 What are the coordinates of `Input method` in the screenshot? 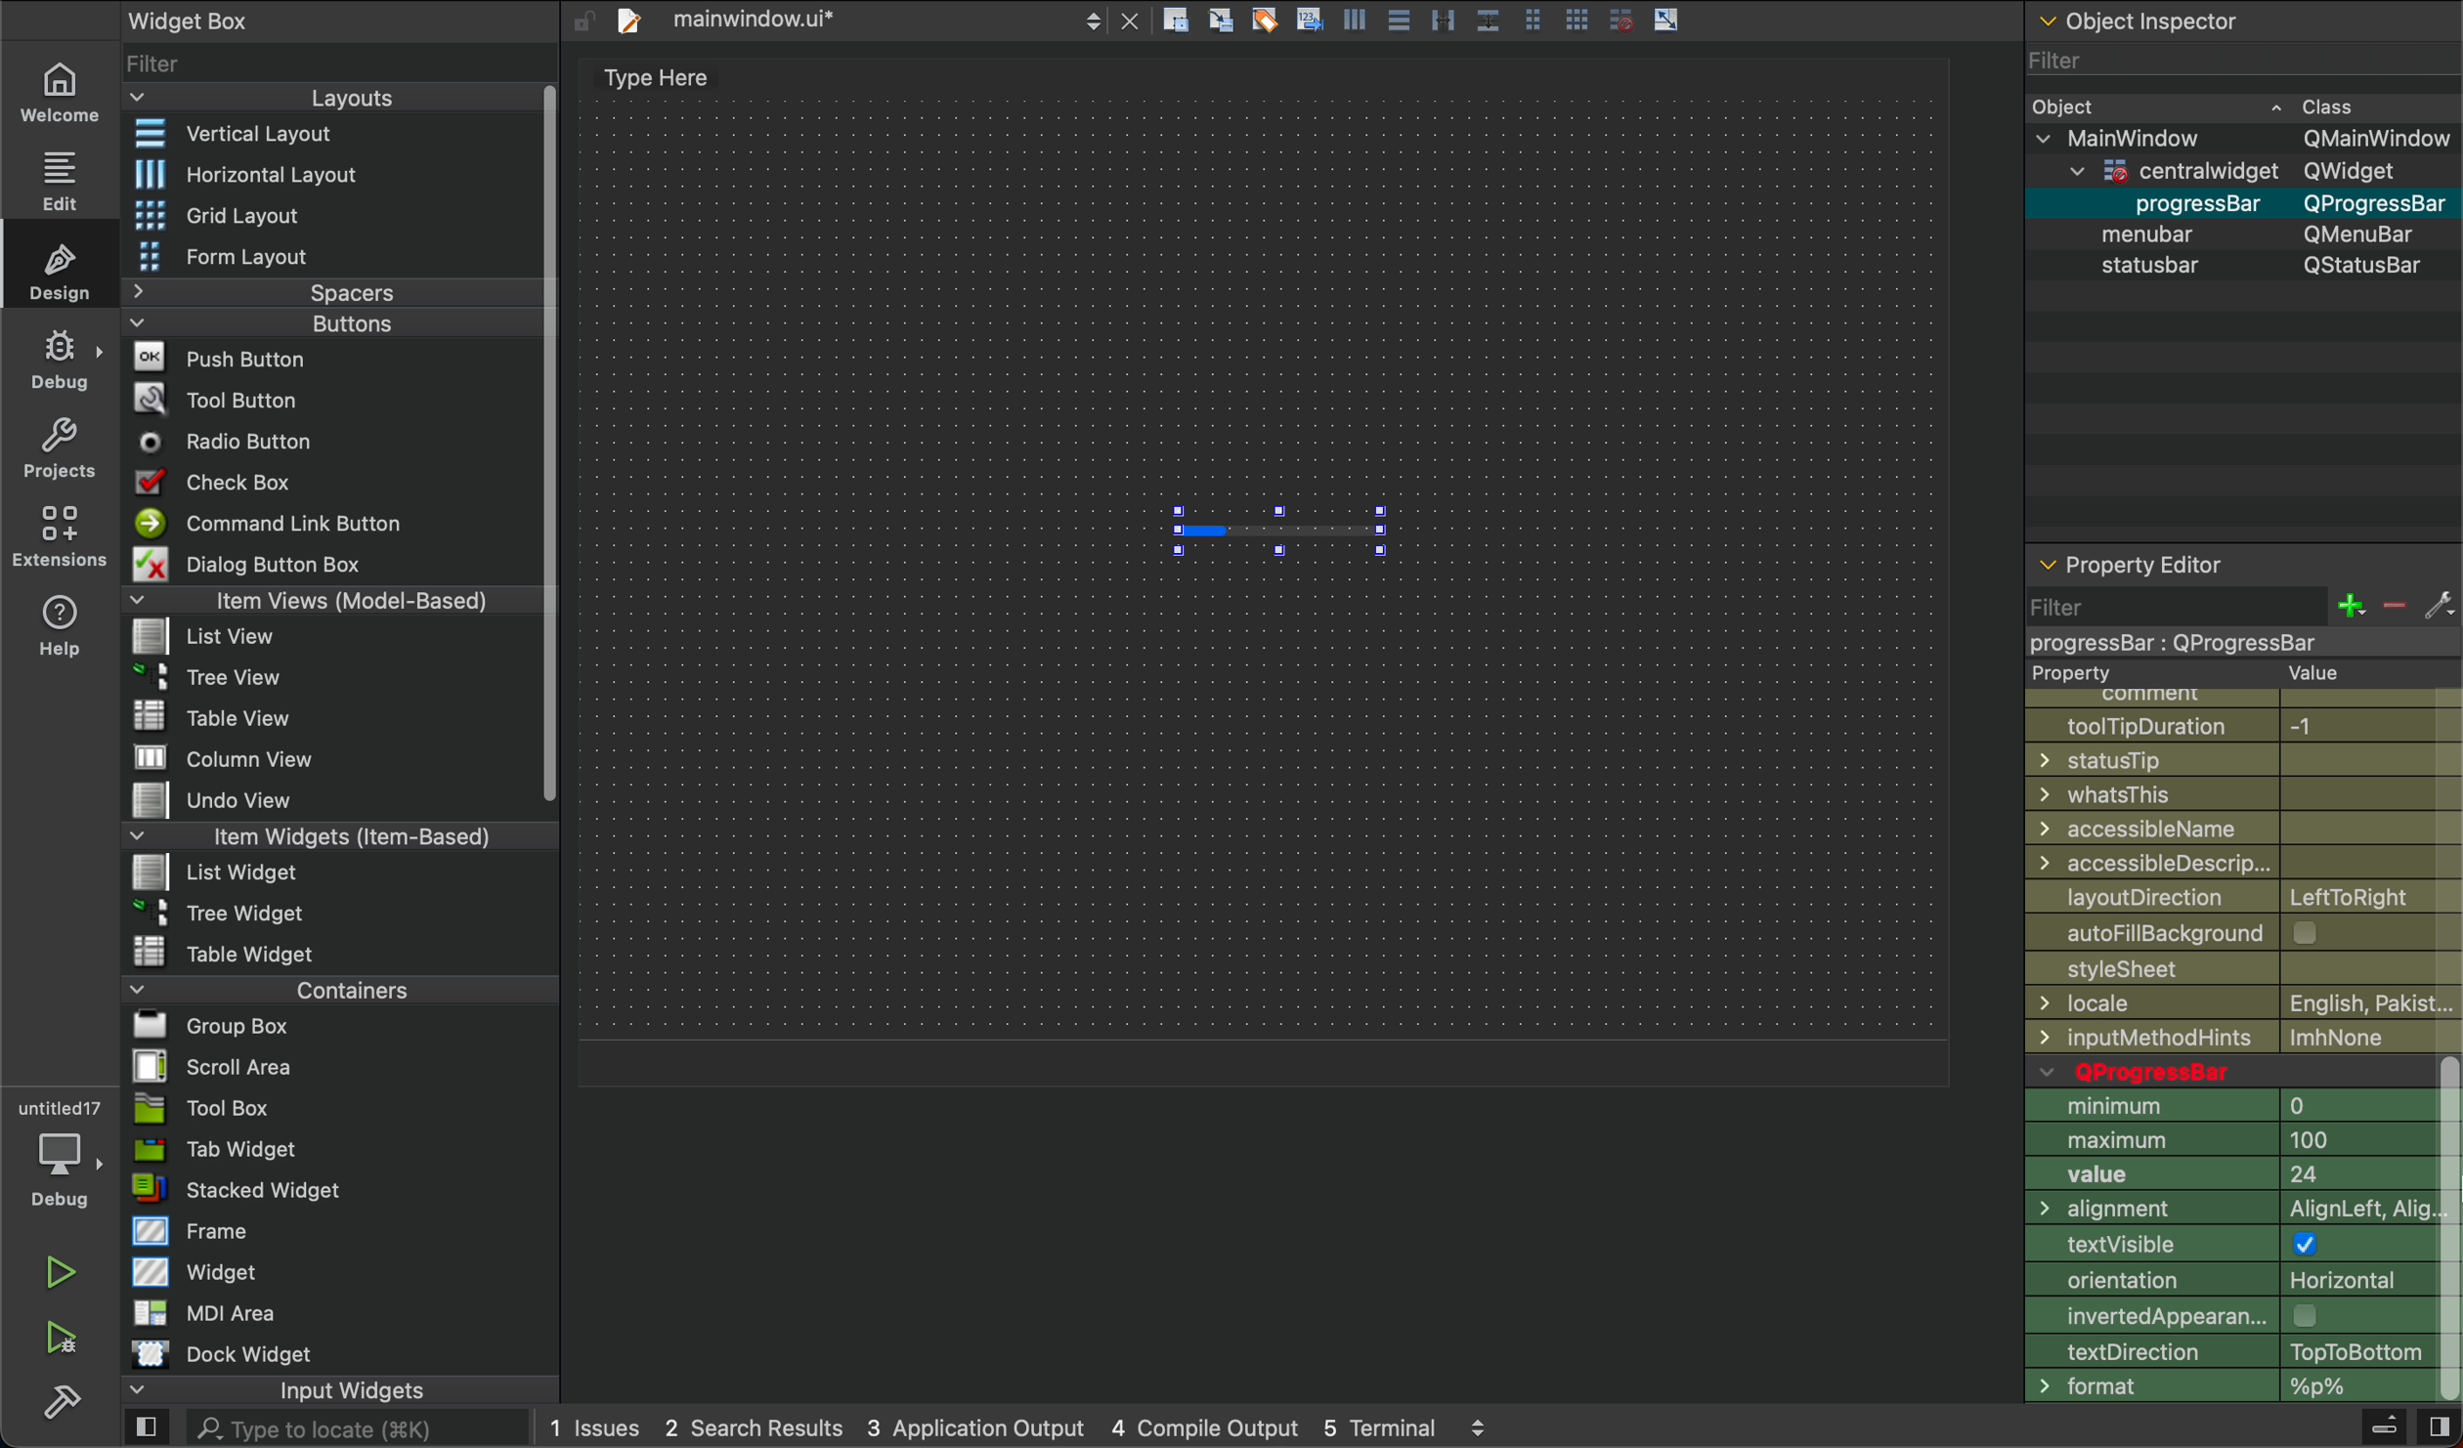 It's located at (2248, 1038).